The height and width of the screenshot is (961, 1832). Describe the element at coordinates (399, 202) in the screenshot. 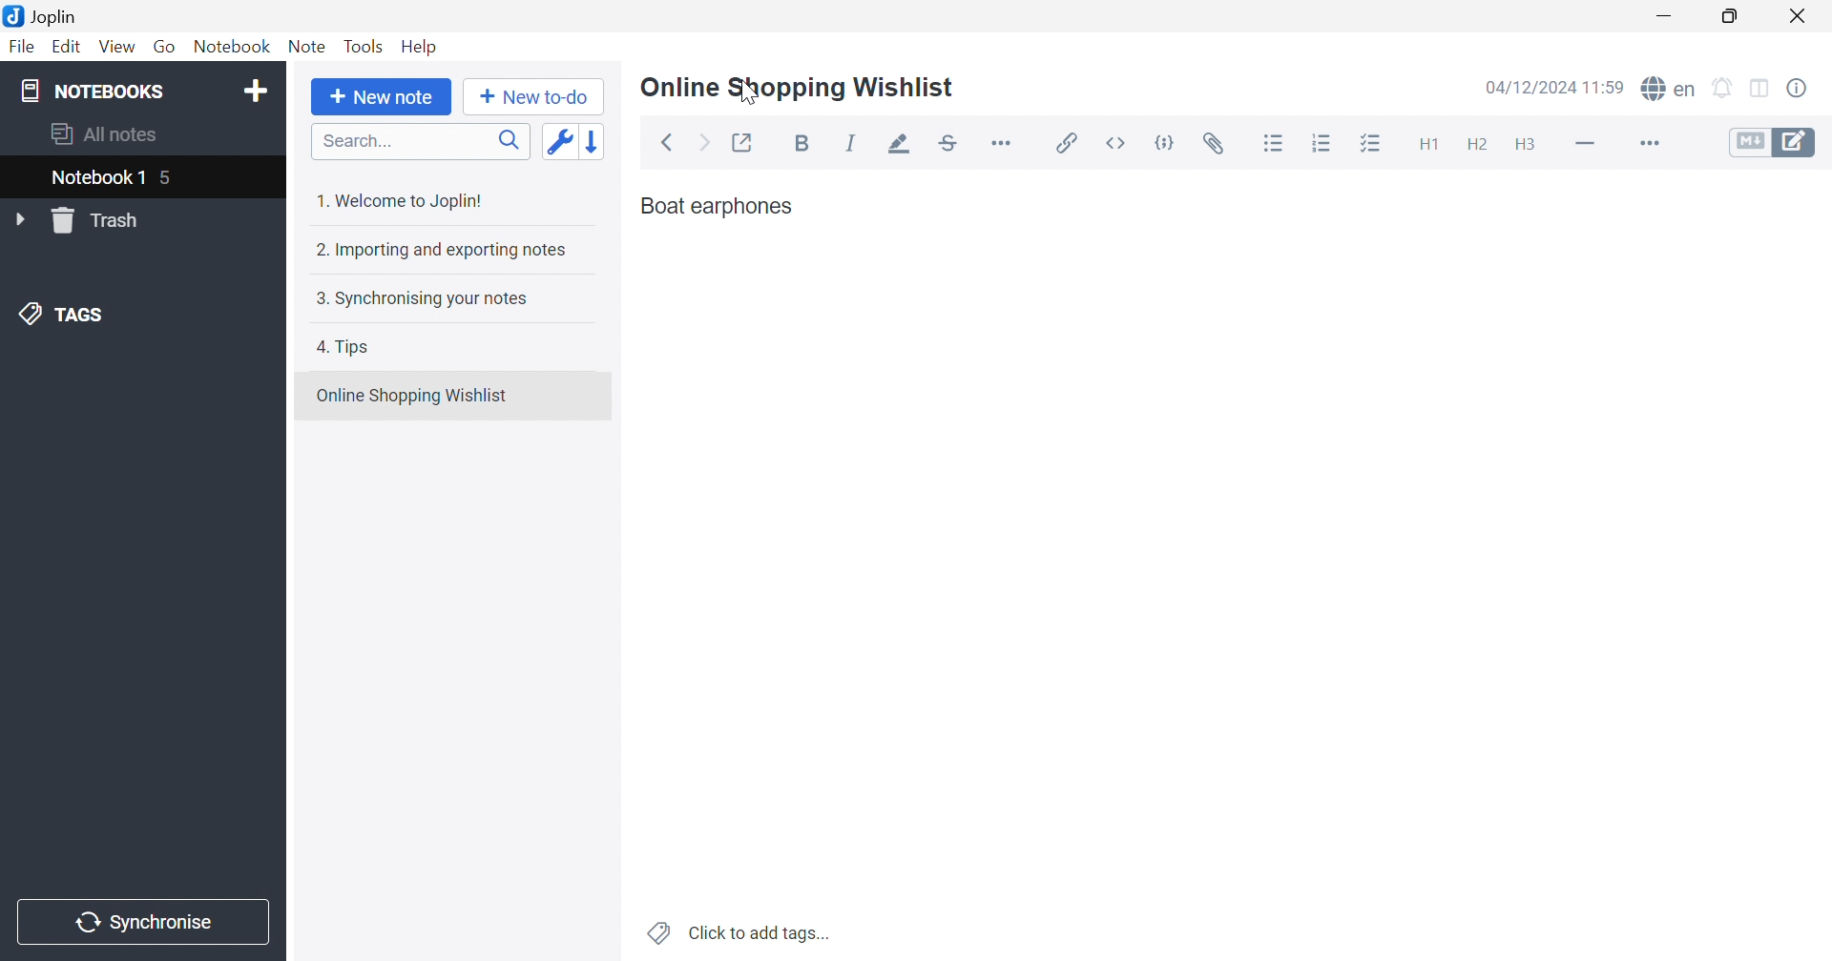

I see `1. Welcome to Joplin!` at that location.